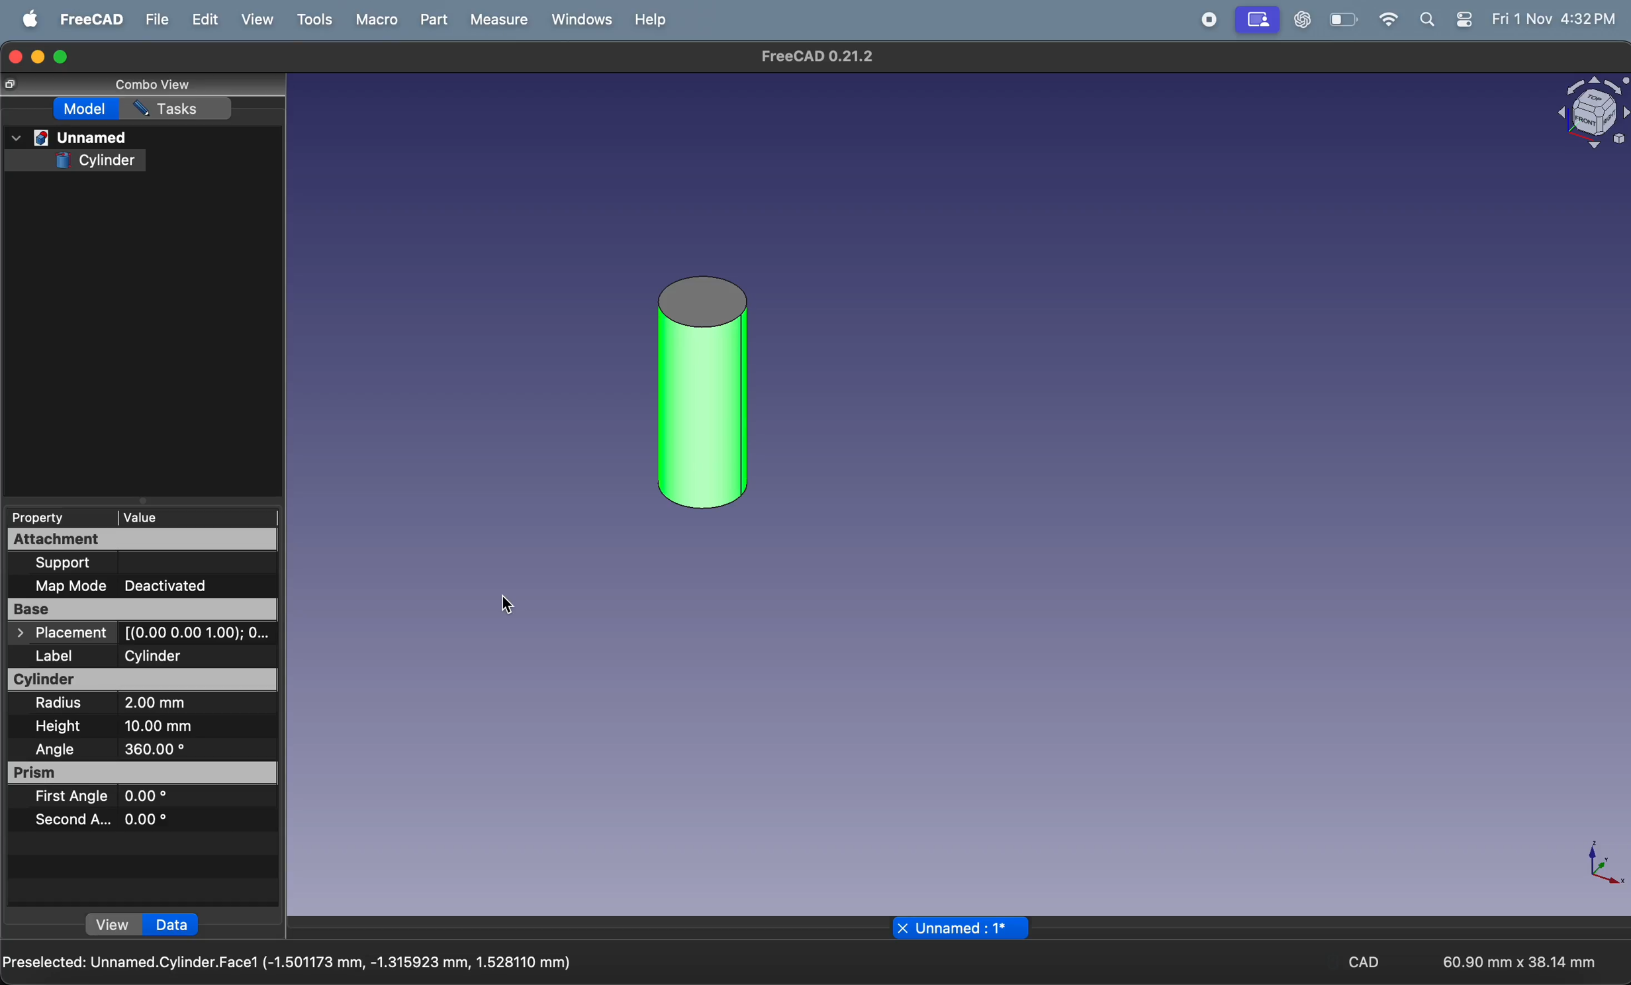 The width and height of the screenshot is (1631, 985). What do you see at coordinates (179, 108) in the screenshot?
I see `tasks` at bounding box center [179, 108].